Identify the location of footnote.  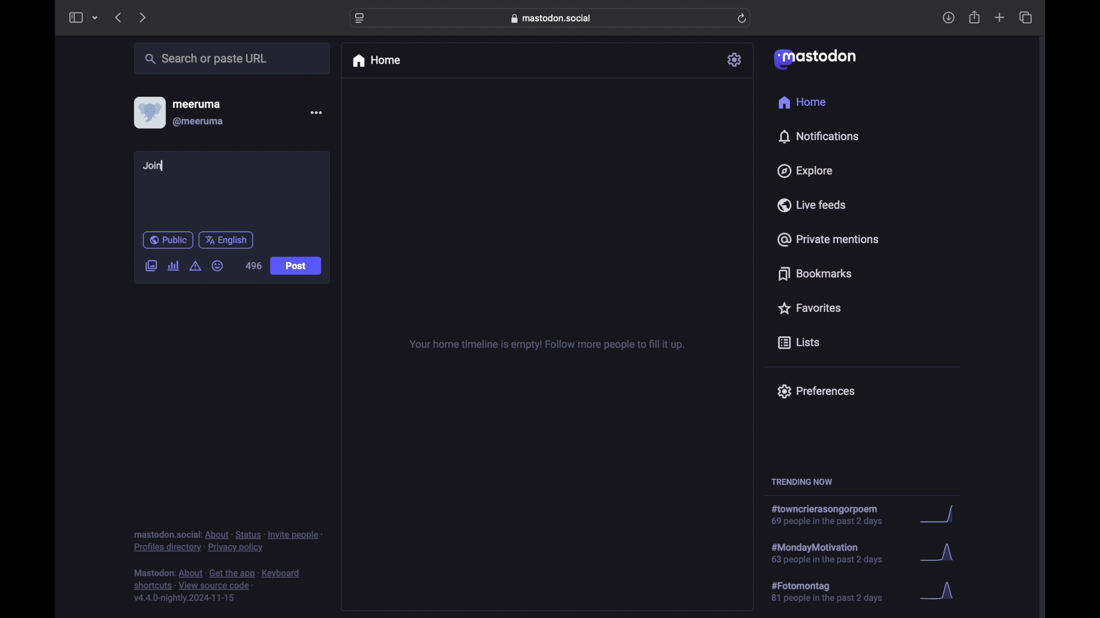
(228, 541).